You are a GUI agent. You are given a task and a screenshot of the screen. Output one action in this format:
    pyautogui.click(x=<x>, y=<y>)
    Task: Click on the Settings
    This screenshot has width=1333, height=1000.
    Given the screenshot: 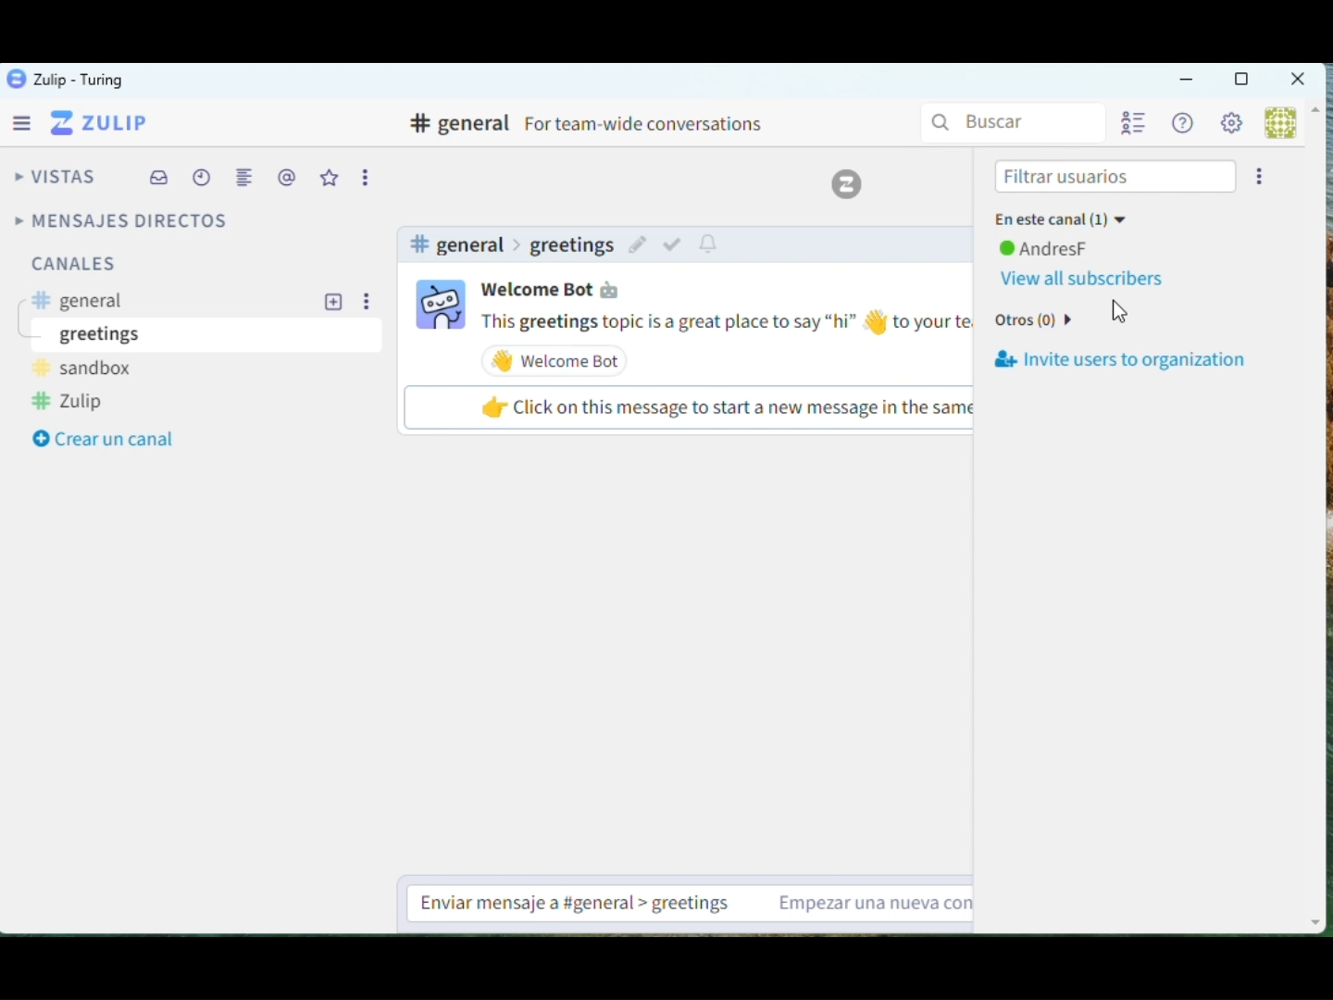 What is the action you would take?
    pyautogui.click(x=1234, y=122)
    